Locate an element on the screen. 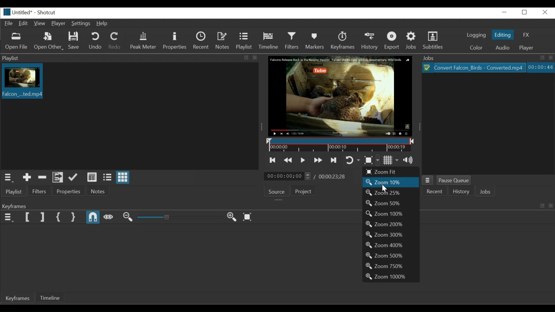 Image resolution: width=555 pixels, height=312 pixels. Timeline is located at coordinates (340, 145).